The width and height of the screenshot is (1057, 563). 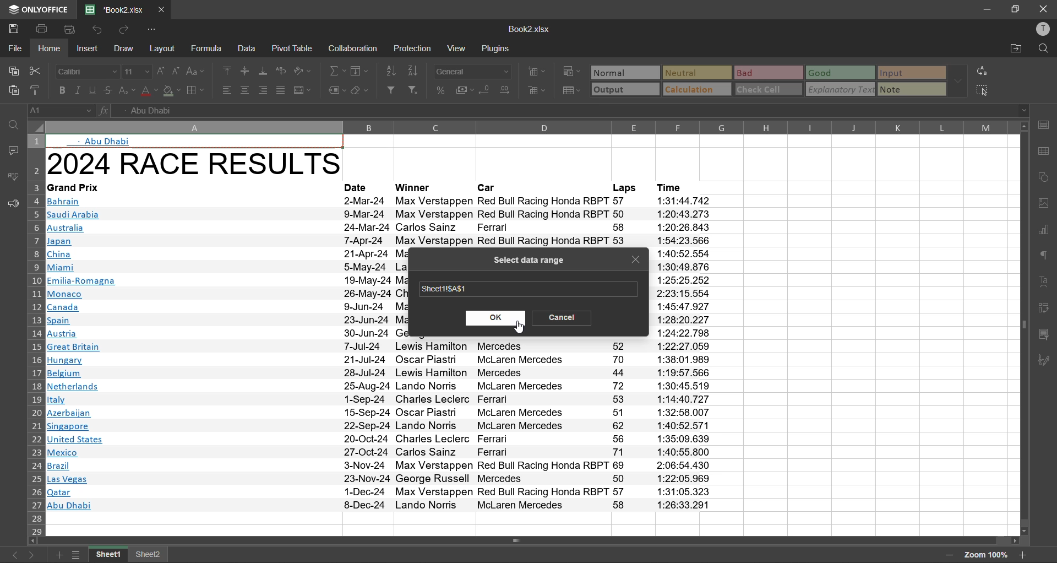 What do you see at coordinates (519, 331) in the screenshot?
I see `Cursor` at bounding box center [519, 331].